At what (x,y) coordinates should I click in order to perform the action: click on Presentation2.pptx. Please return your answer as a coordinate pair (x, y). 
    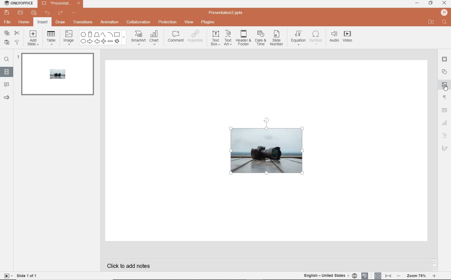
    Looking at the image, I should click on (60, 4).